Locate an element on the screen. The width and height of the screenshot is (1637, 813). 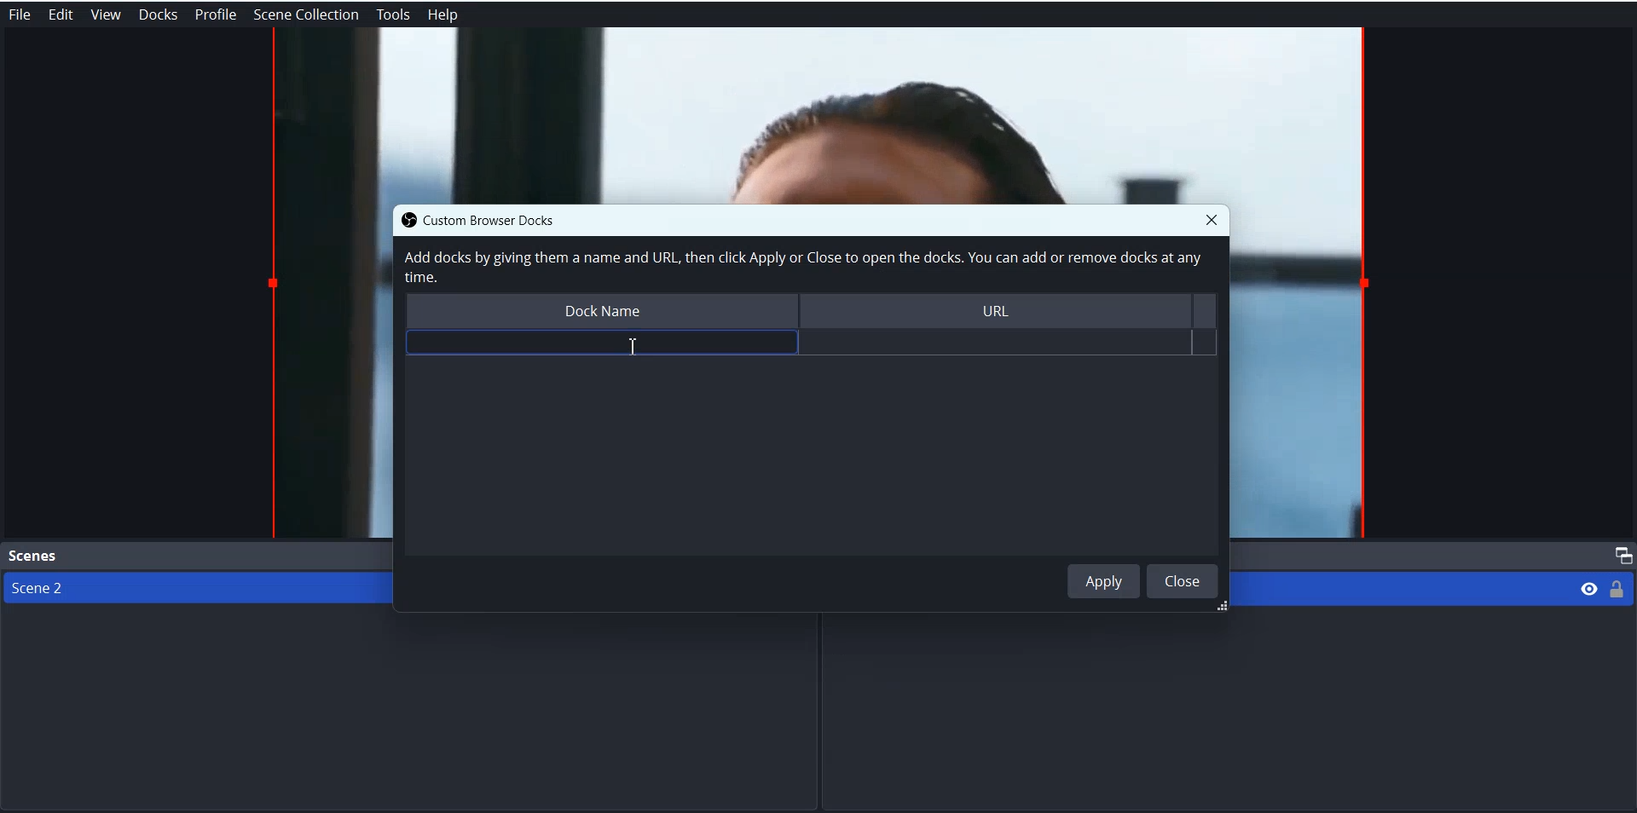
File Preview window is located at coordinates (818, 114).